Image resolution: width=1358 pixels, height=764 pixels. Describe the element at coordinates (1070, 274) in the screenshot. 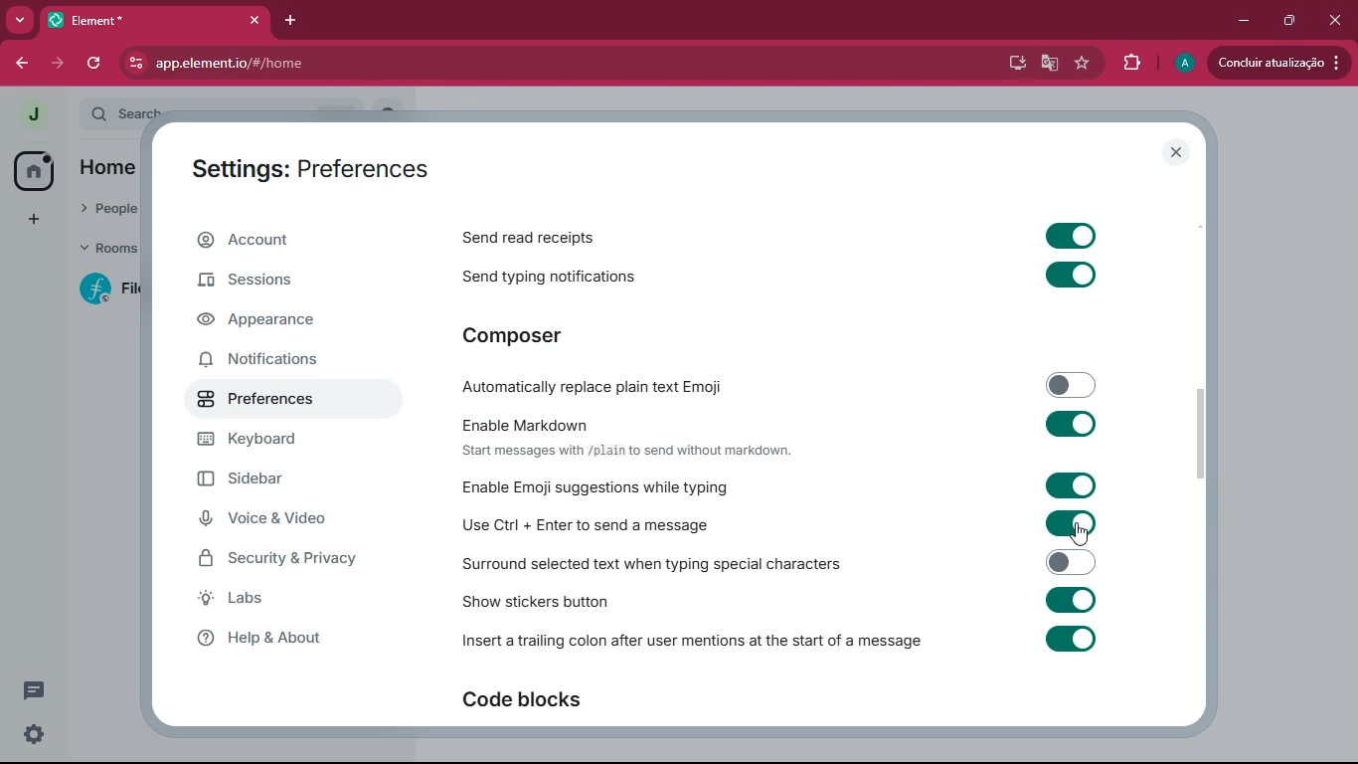

I see `toggle on or off` at that location.